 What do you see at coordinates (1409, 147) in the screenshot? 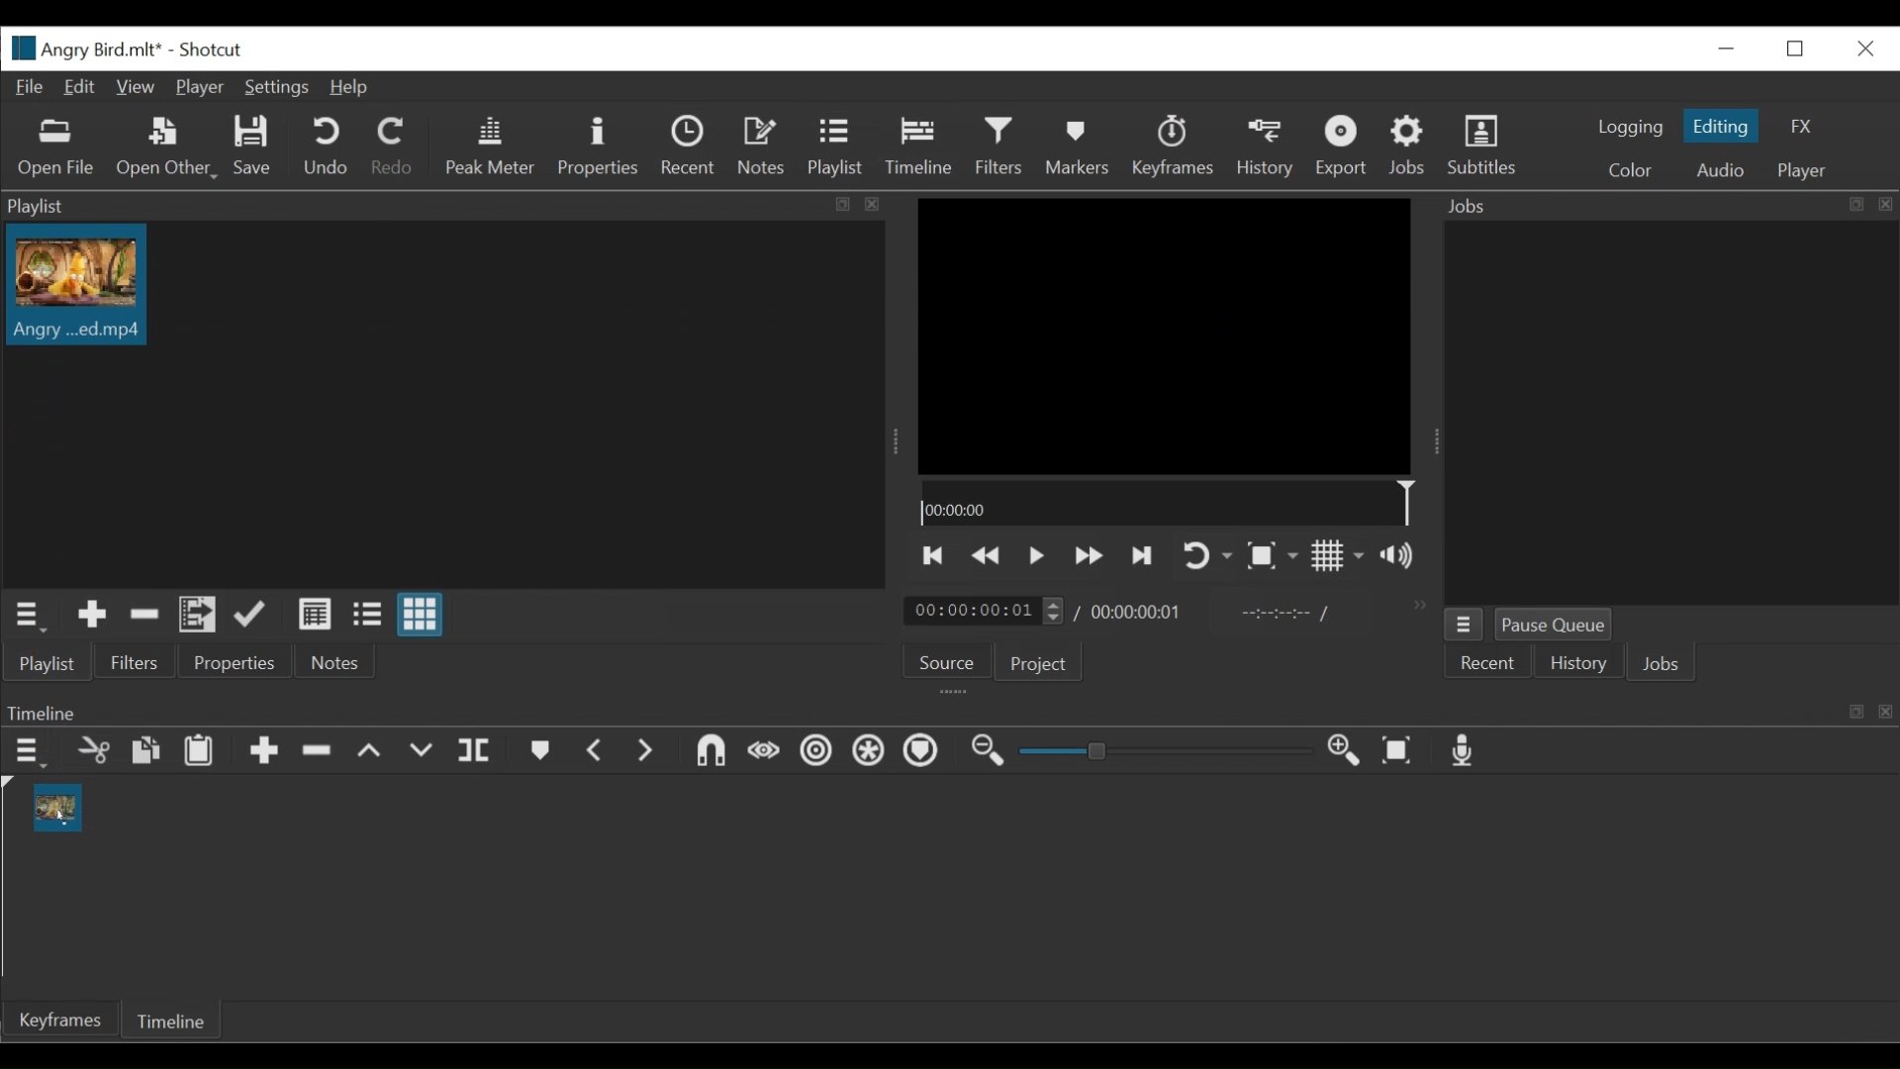
I see `Jobs` at bounding box center [1409, 147].